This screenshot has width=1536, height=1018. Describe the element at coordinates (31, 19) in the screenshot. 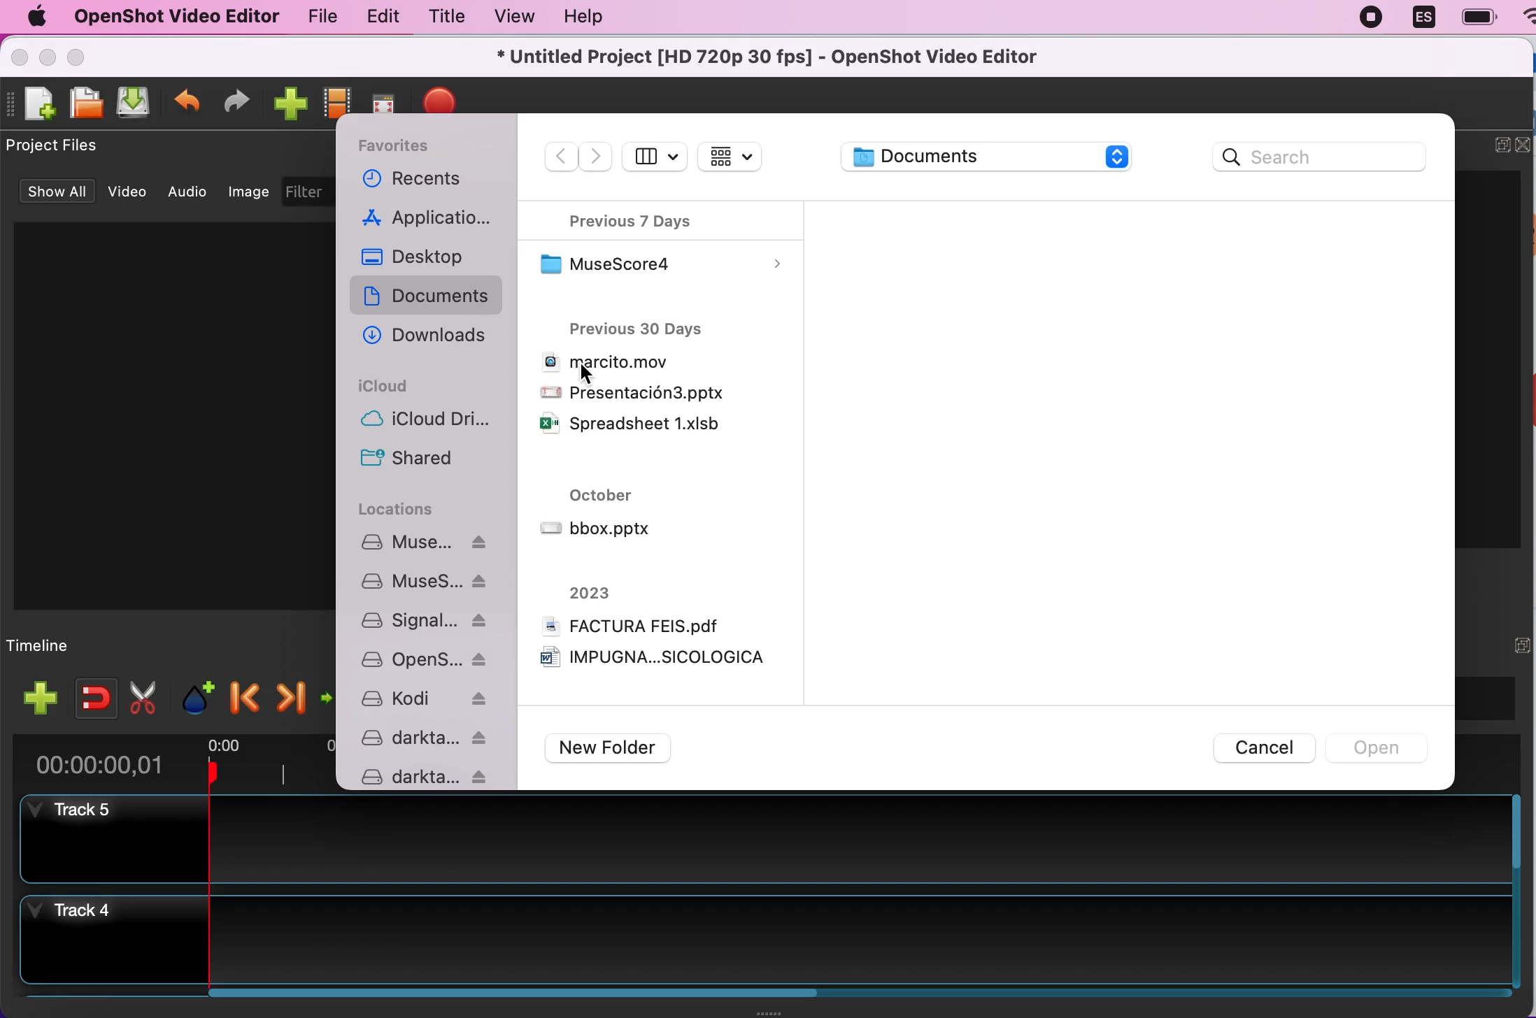

I see `mac logo` at that location.